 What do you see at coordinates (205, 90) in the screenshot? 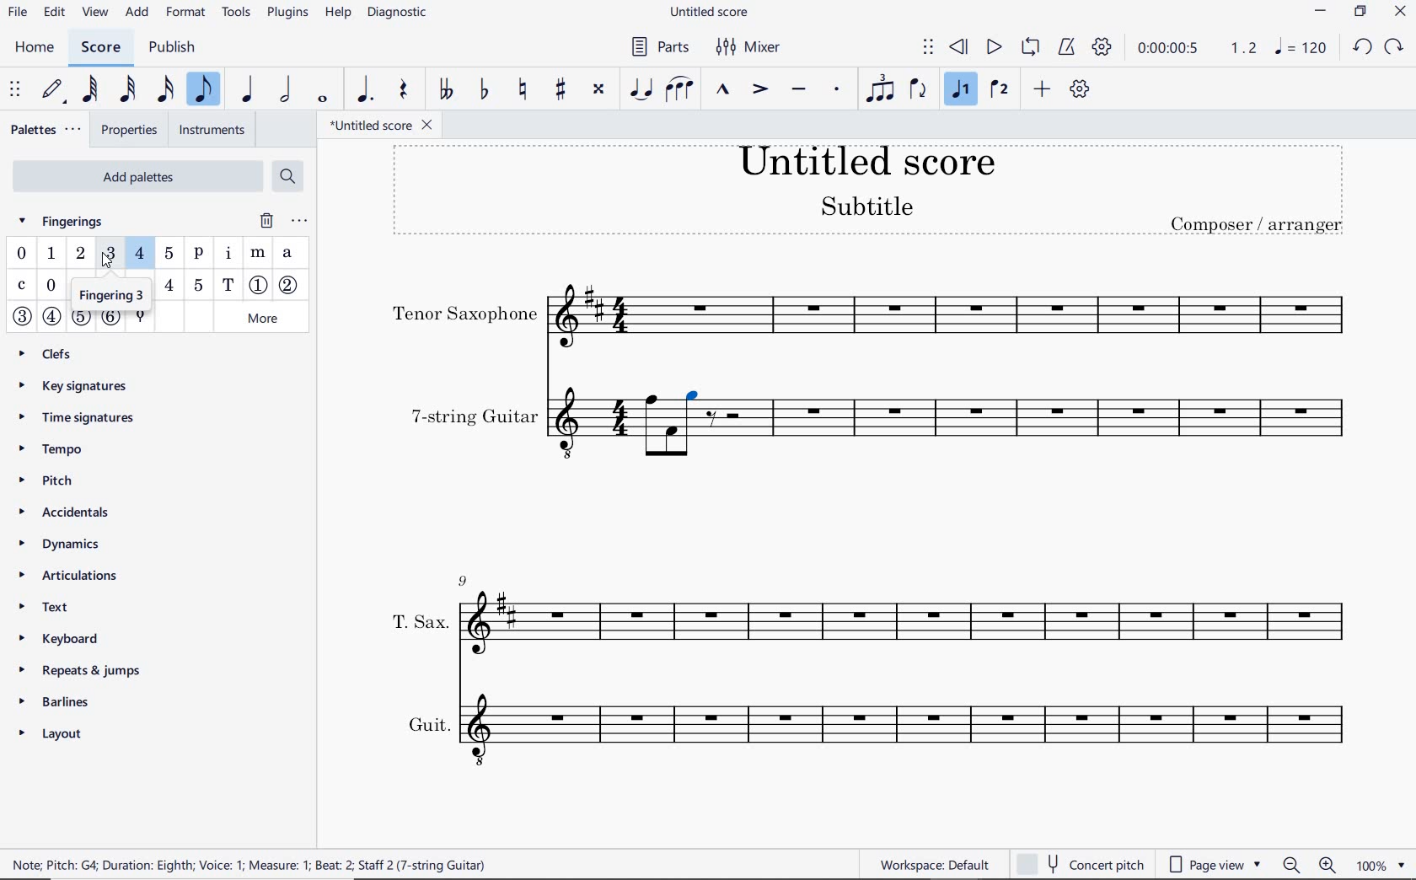
I see `EIGHTH NOTE` at bounding box center [205, 90].